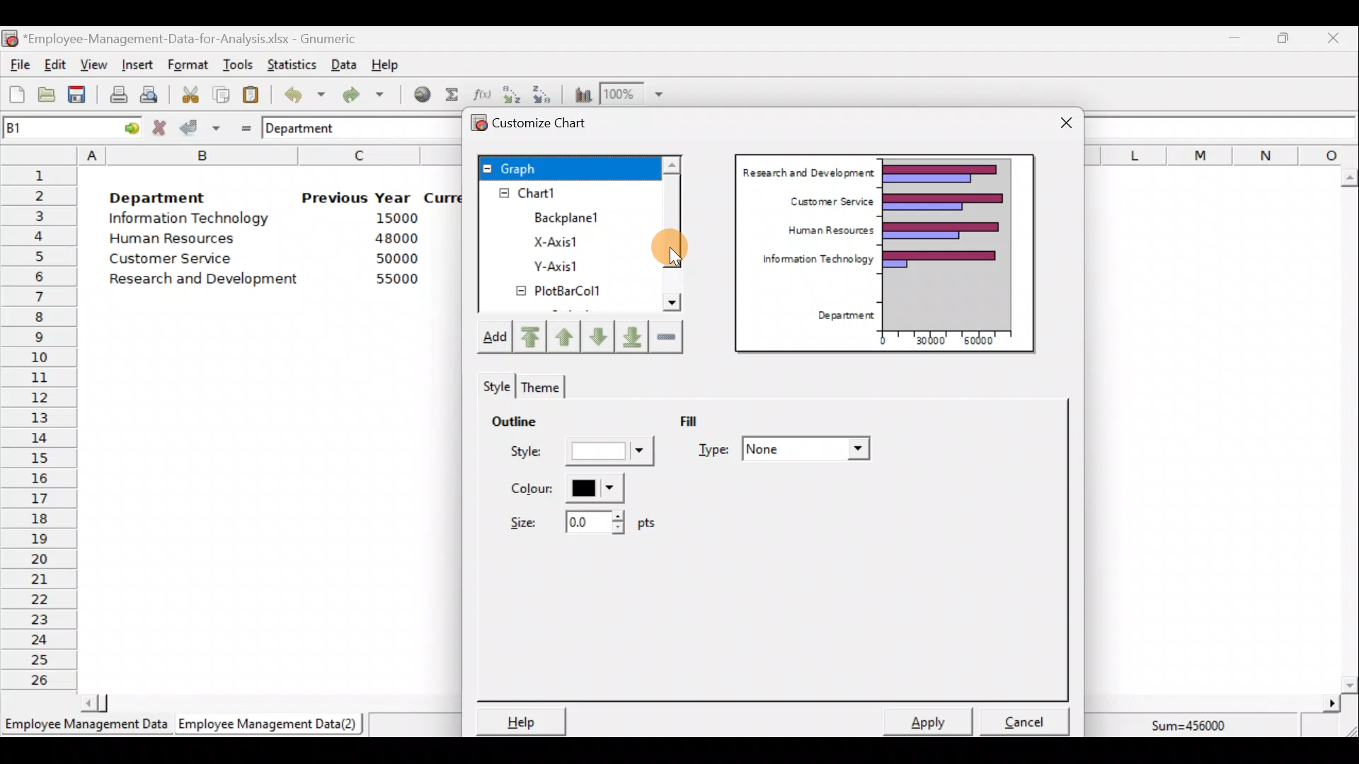  Describe the element at coordinates (563, 488) in the screenshot. I see `Color` at that location.